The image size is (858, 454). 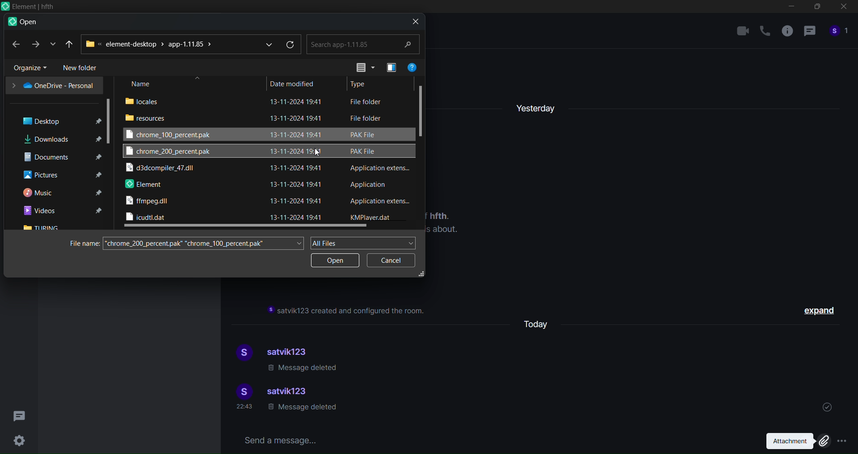 I want to click on dropdown, so click(x=266, y=43).